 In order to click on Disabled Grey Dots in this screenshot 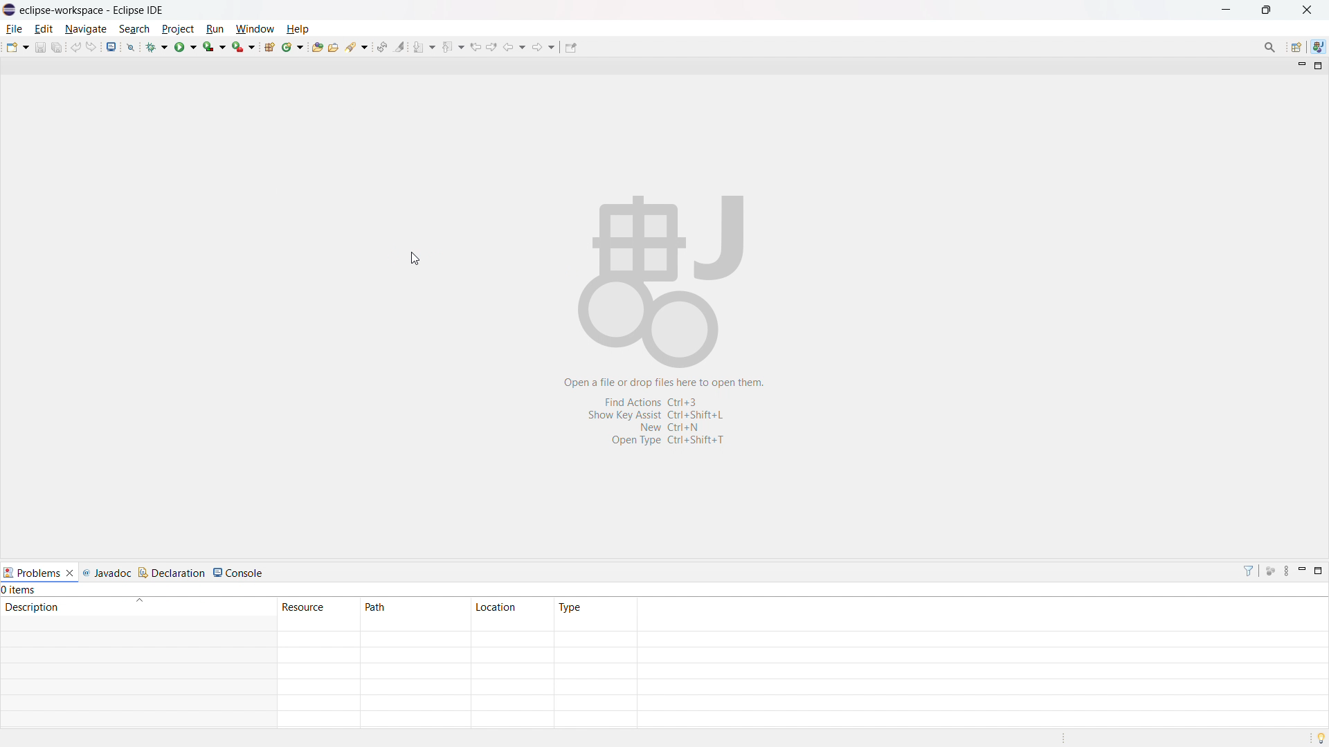, I will do `click(1270, 571)`.